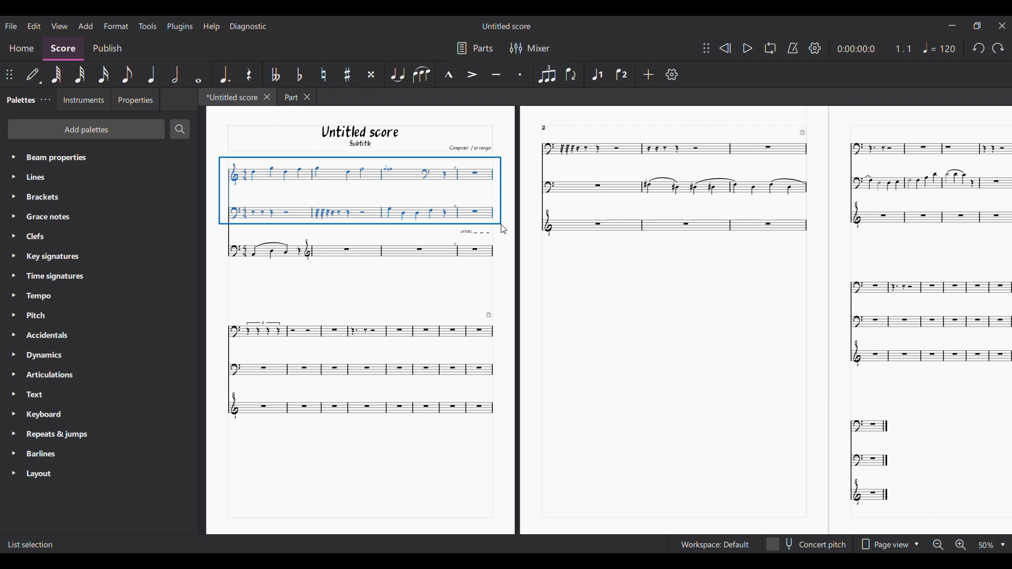 Image resolution: width=1012 pixels, height=569 pixels. Describe the element at coordinates (676, 222) in the screenshot. I see `` at that location.